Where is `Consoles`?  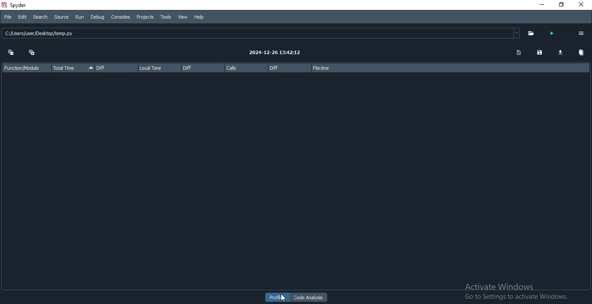 Consoles is located at coordinates (120, 18).